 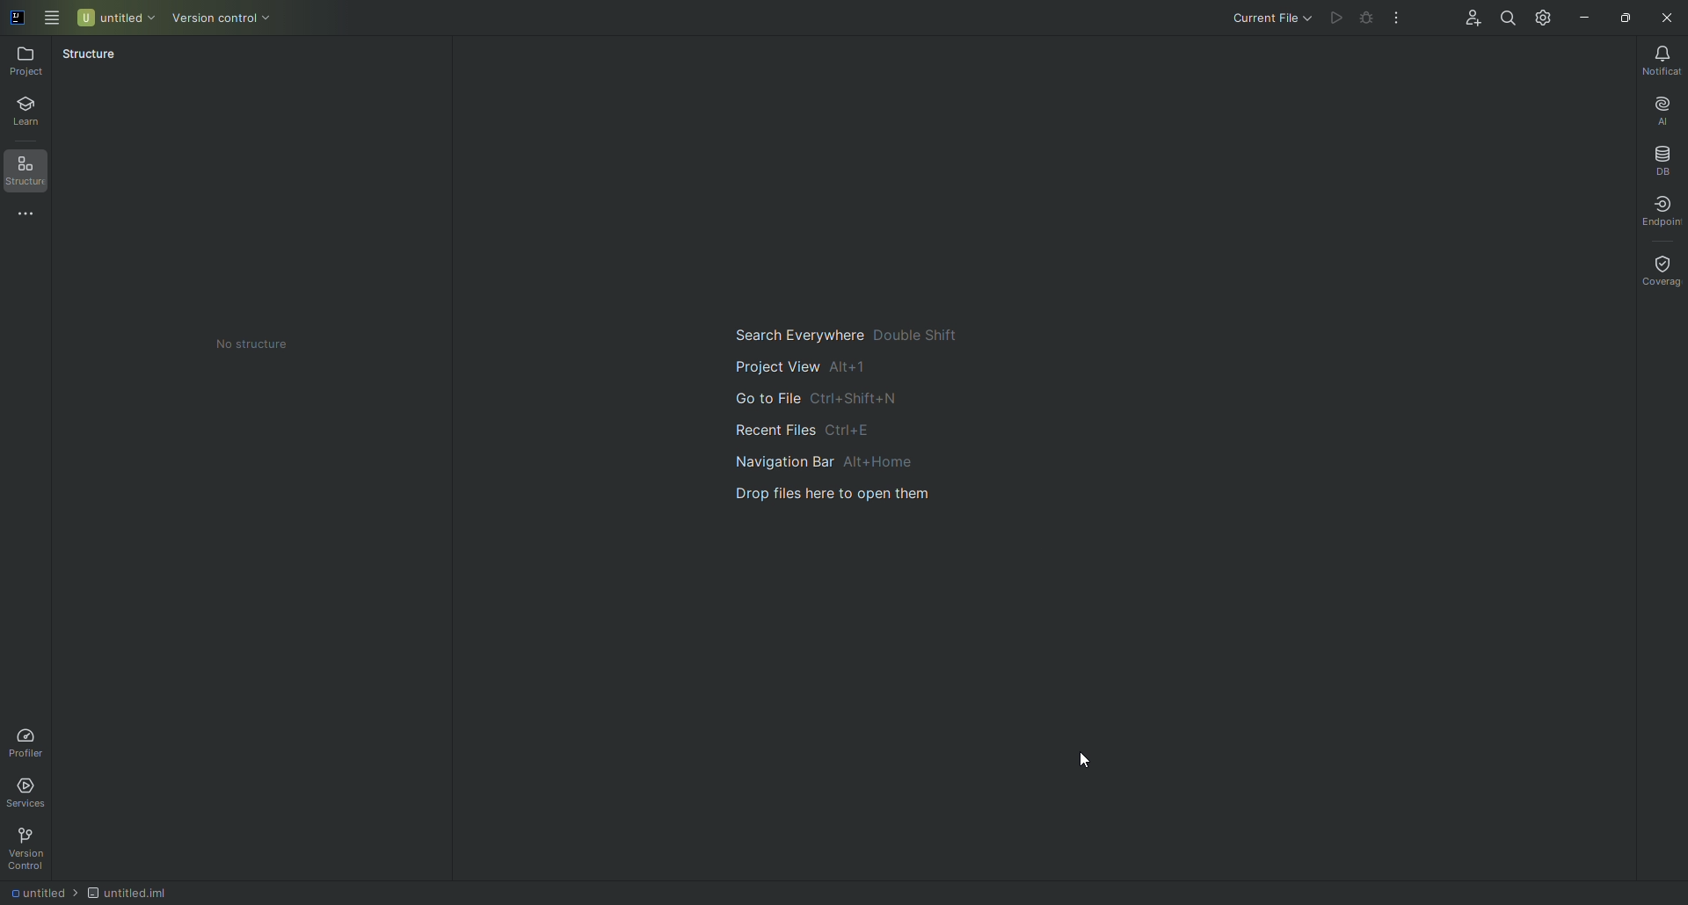 What do you see at coordinates (261, 347) in the screenshot?
I see `No structure` at bounding box center [261, 347].